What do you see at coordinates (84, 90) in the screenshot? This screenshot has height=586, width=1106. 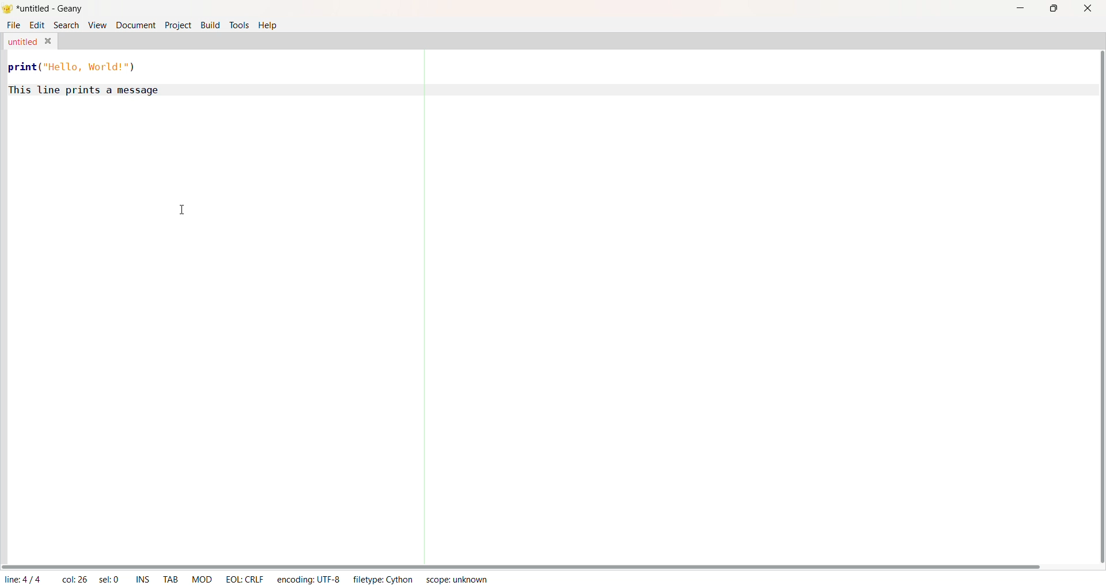 I see `This line prints a message` at bounding box center [84, 90].